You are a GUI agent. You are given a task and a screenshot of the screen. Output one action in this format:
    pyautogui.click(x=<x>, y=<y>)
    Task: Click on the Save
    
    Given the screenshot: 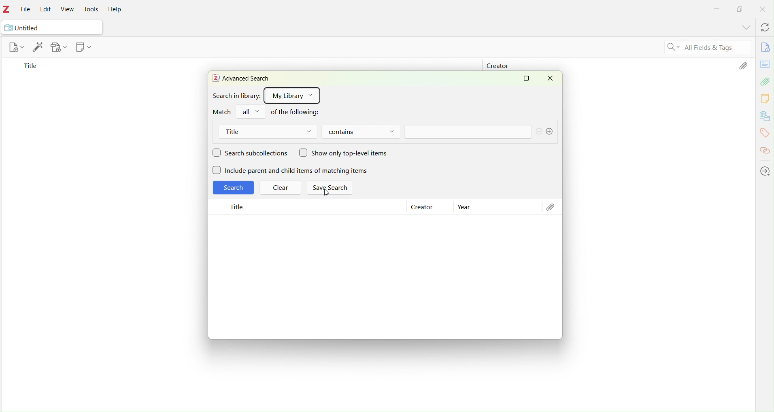 What is the action you would take?
    pyautogui.click(x=60, y=48)
    